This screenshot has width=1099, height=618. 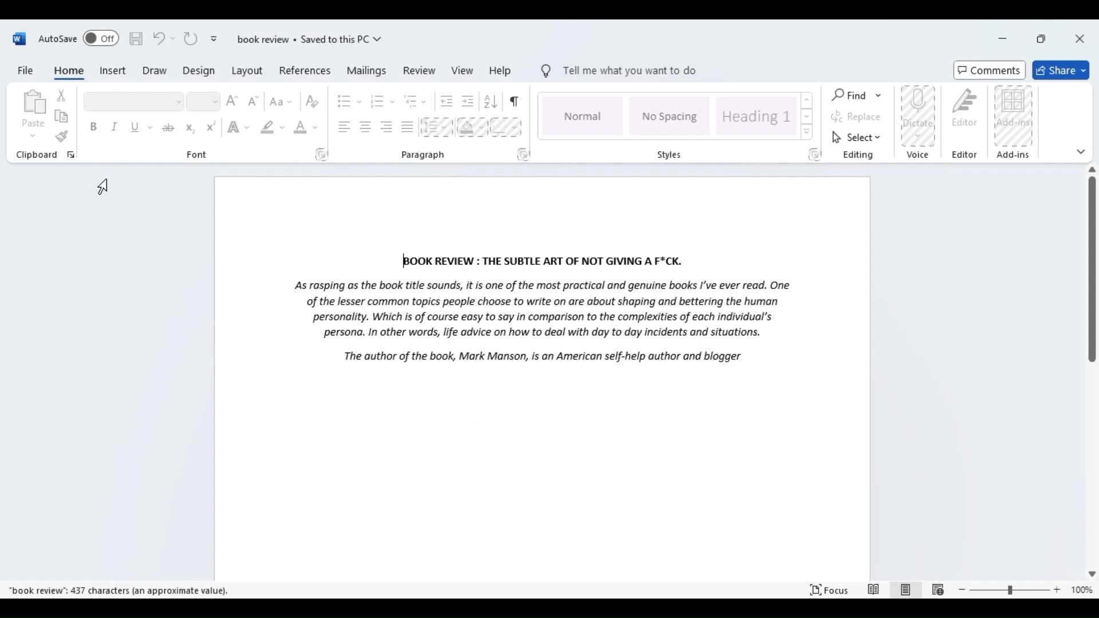 I want to click on References, so click(x=304, y=72).